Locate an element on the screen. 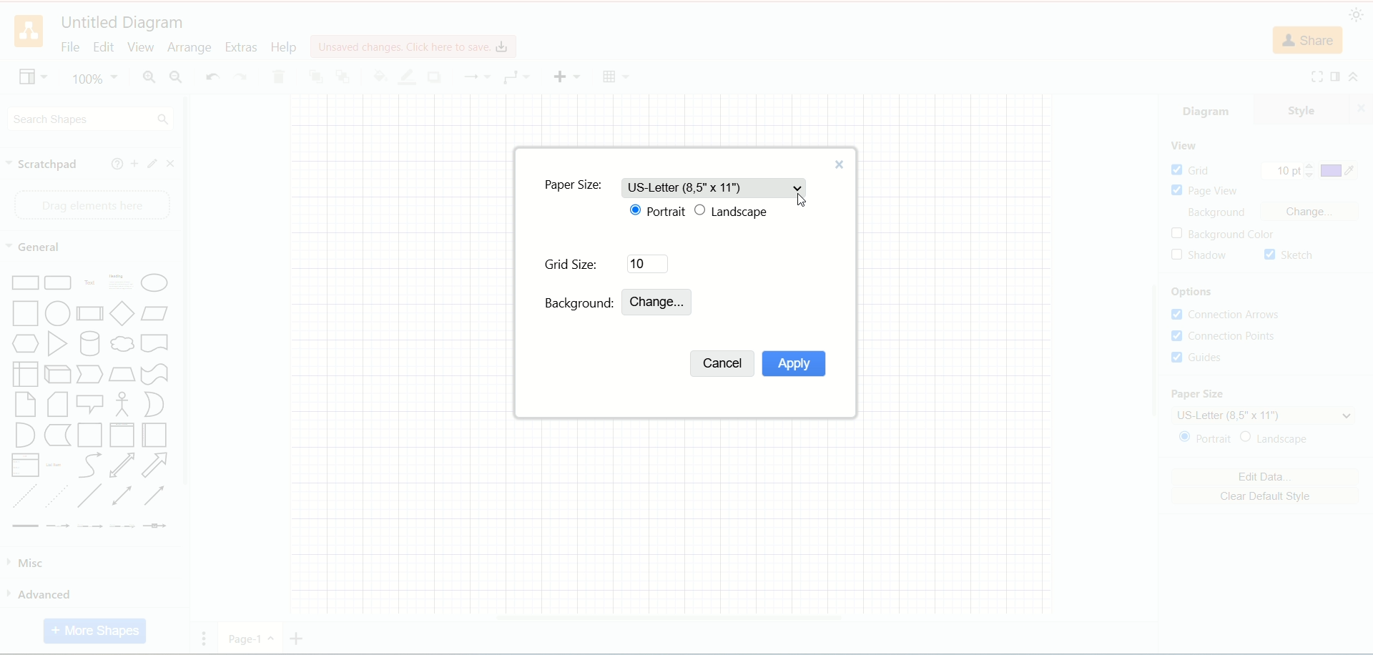  style is located at coordinates (1314, 109).